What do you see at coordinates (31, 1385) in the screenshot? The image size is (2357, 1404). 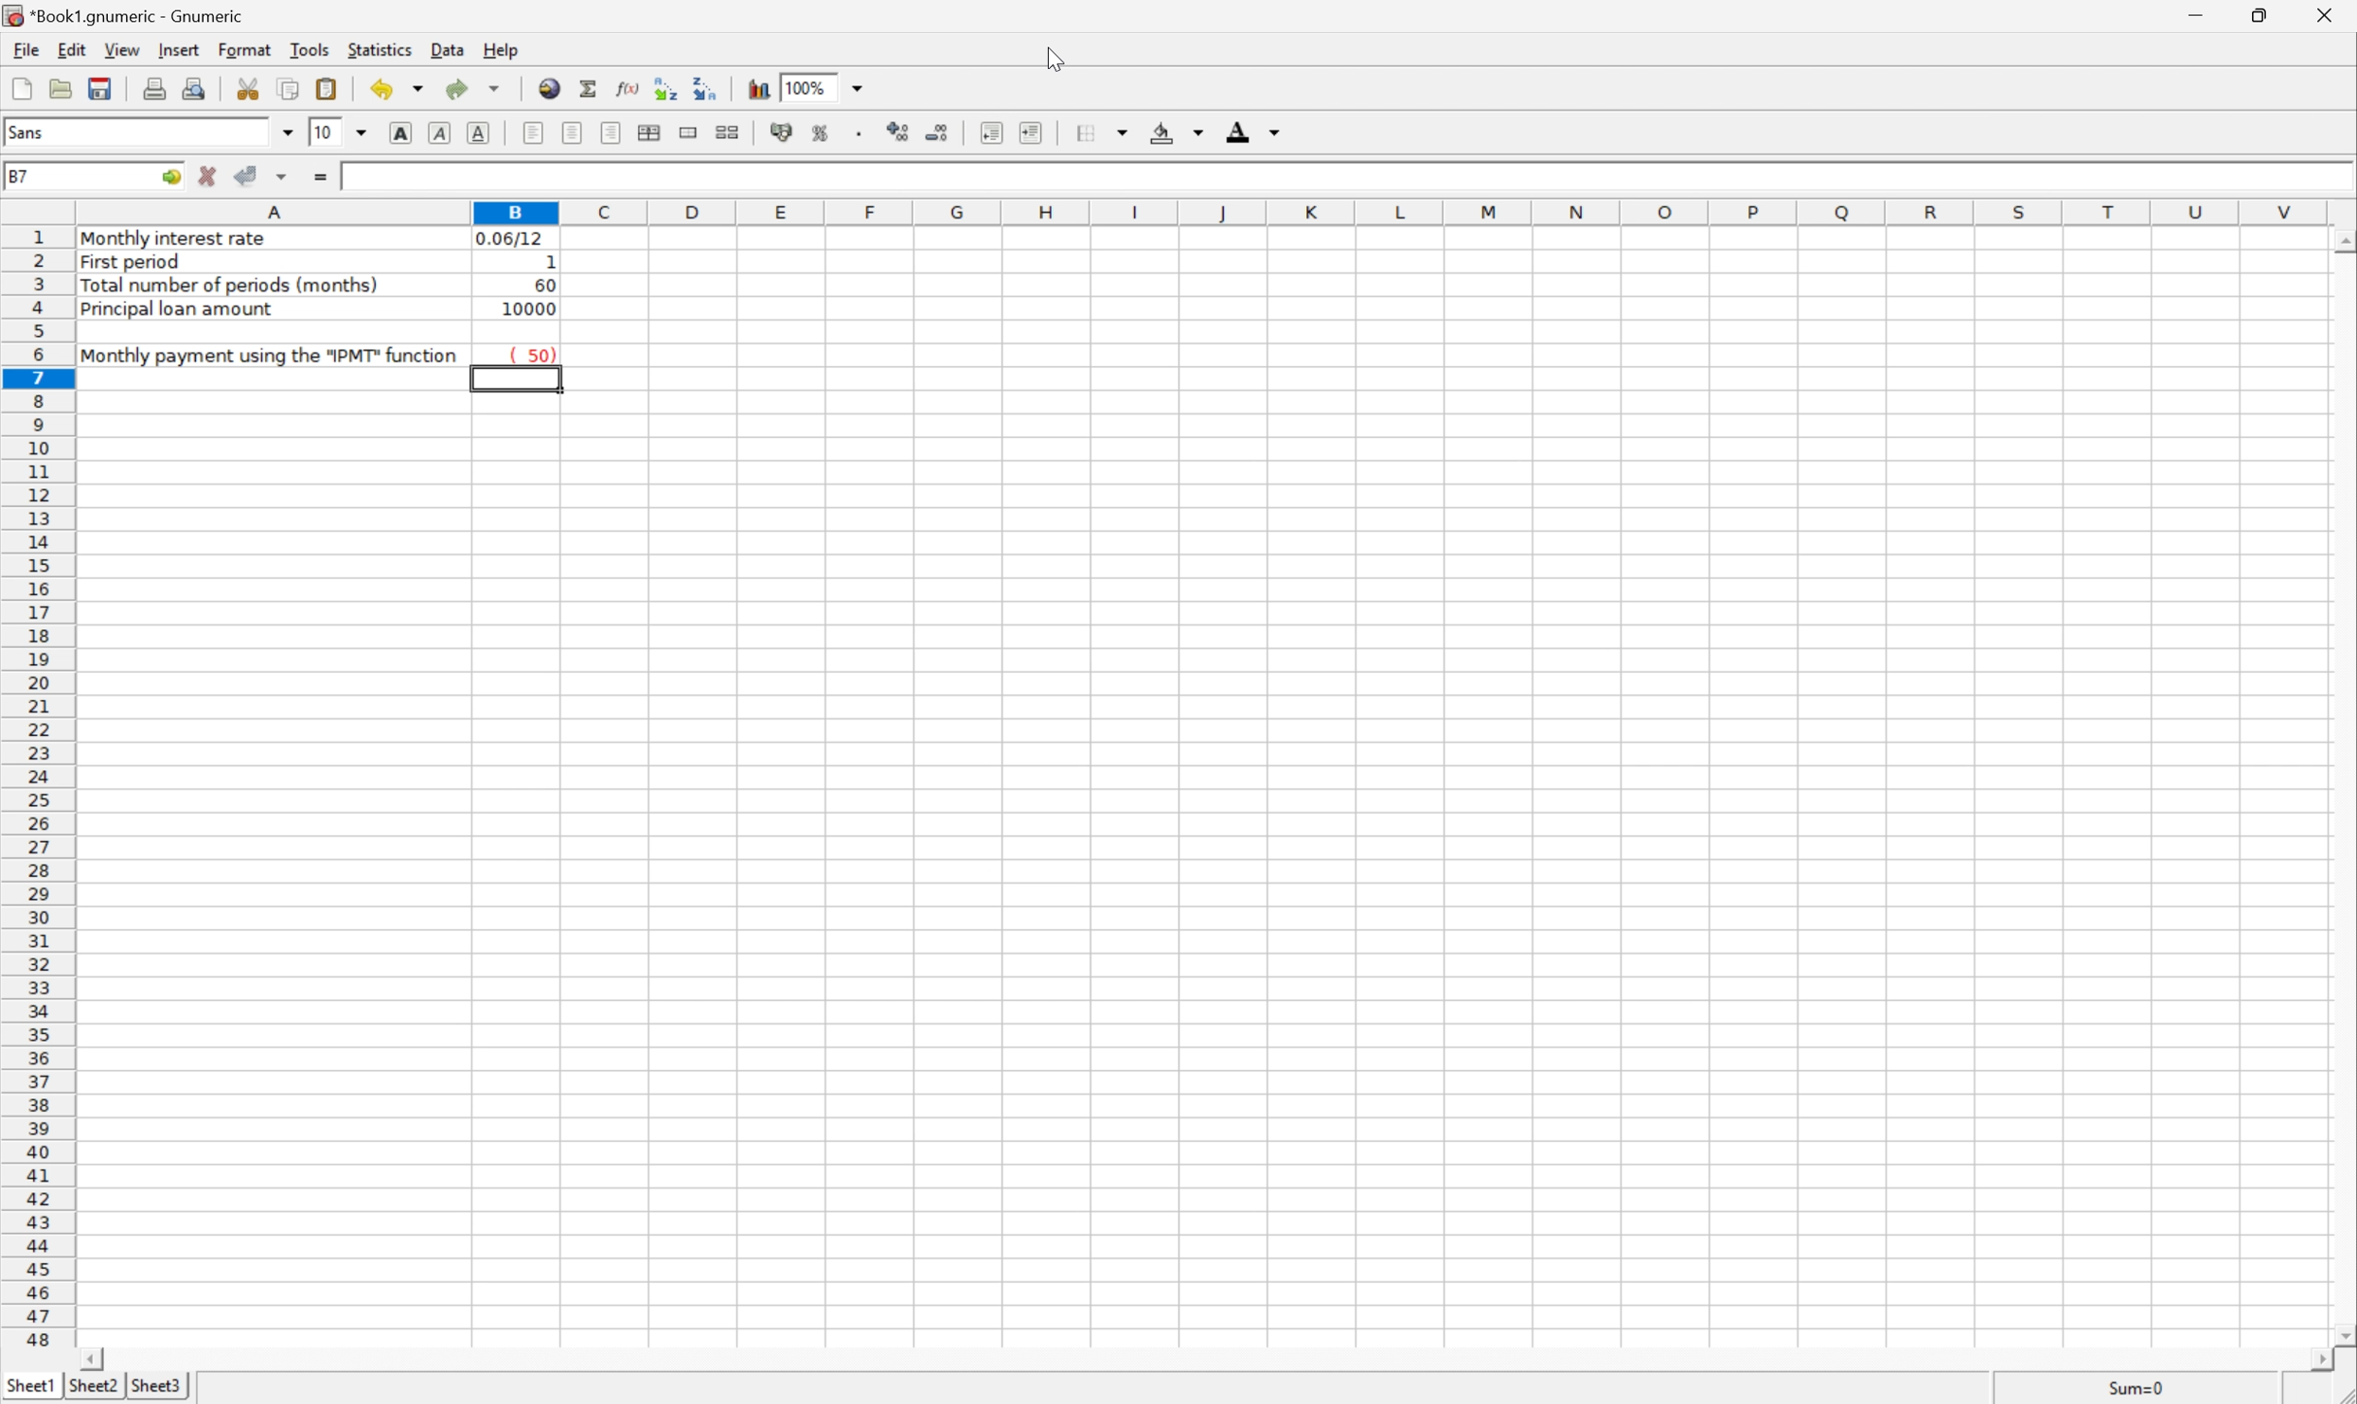 I see `Sheet1` at bounding box center [31, 1385].